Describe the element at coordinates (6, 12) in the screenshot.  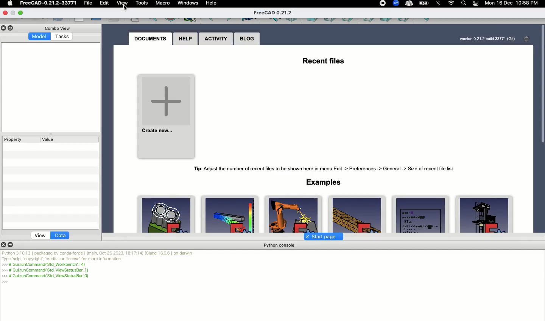
I see `Close` at that location.